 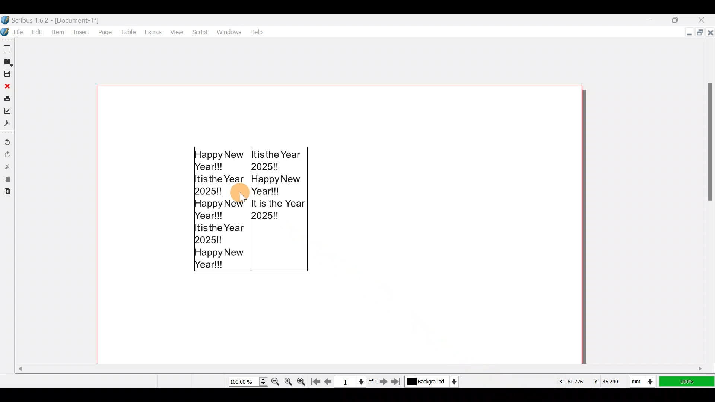 What do you see at coordinates (7, 98) in the screenshot?
I see `Print` at bounding box center [7, 98].